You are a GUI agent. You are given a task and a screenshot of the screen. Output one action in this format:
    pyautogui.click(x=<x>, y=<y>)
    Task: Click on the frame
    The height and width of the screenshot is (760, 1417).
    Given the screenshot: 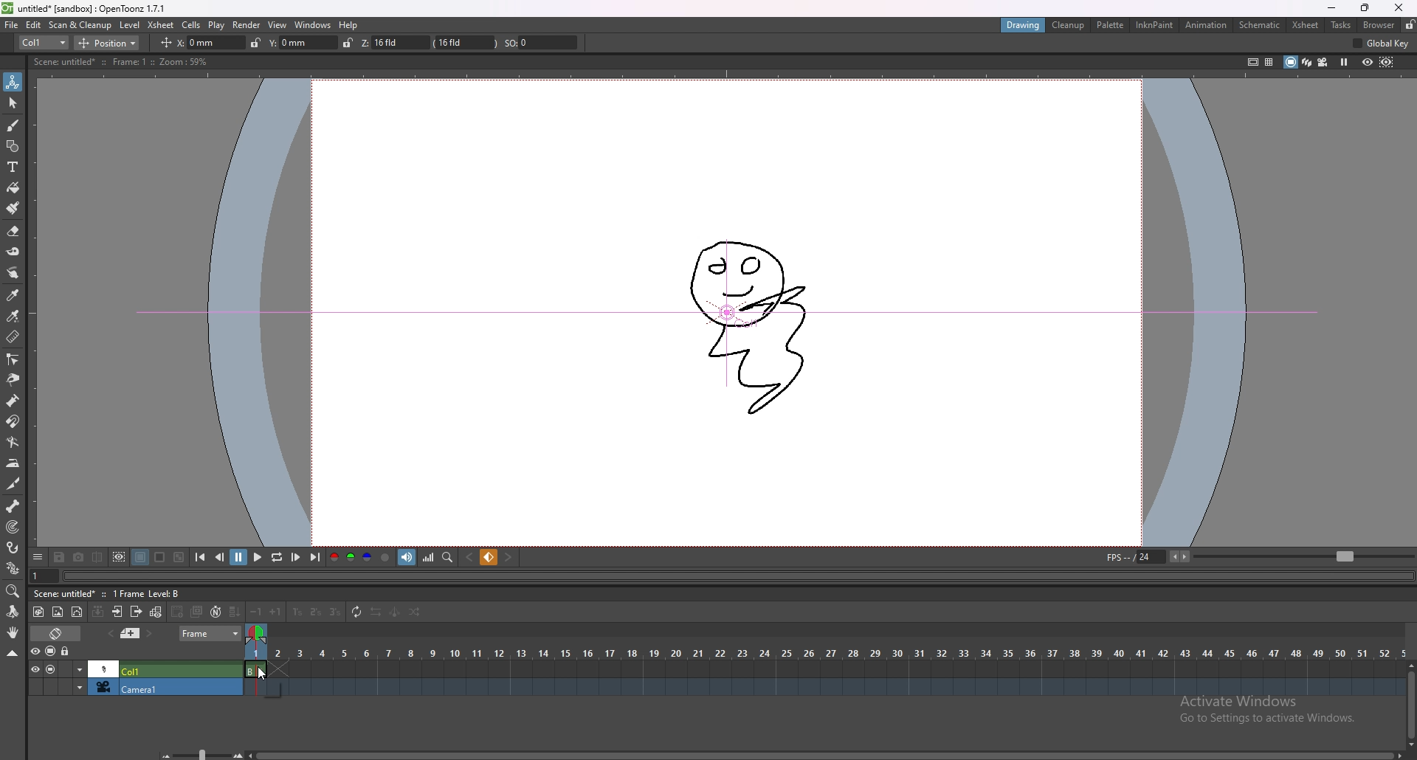 What is the action you would take?
    pyautogui.click(x=210, y=634)
    